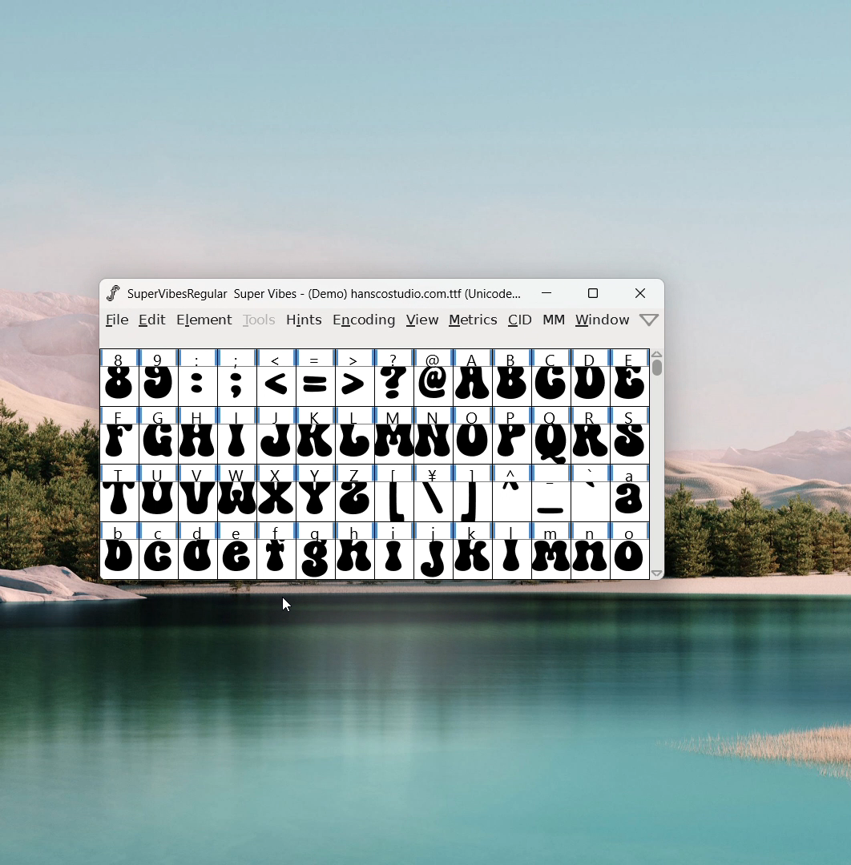 The image size is (851, 865). Describe the element at coordinates (237, 493) in the screenshot. I see `W` at that location.